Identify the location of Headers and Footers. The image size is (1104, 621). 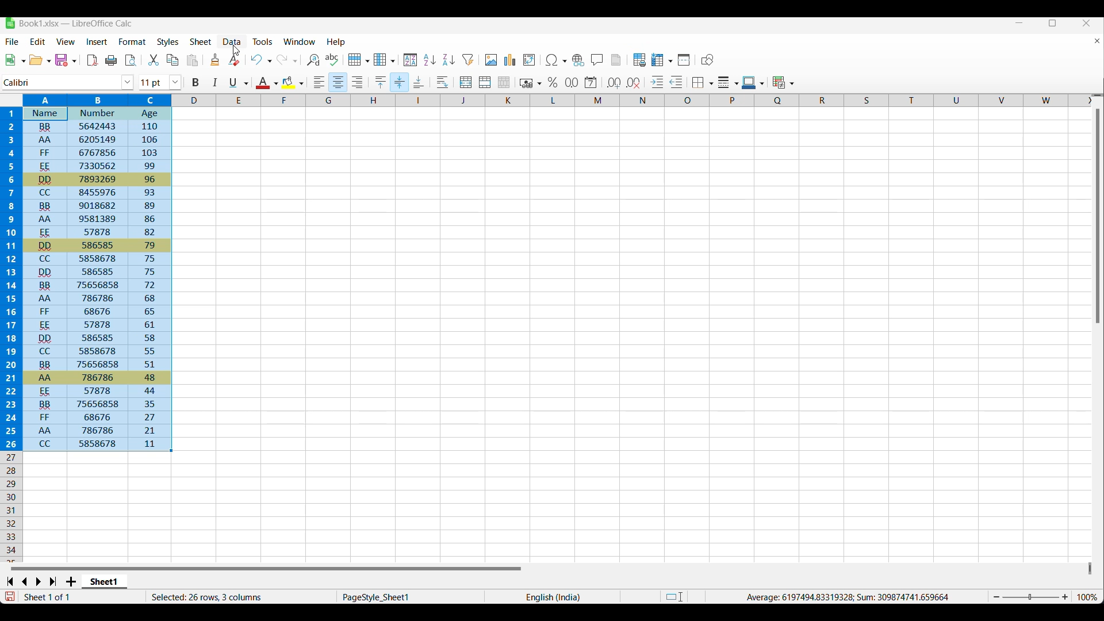
(616, 60).